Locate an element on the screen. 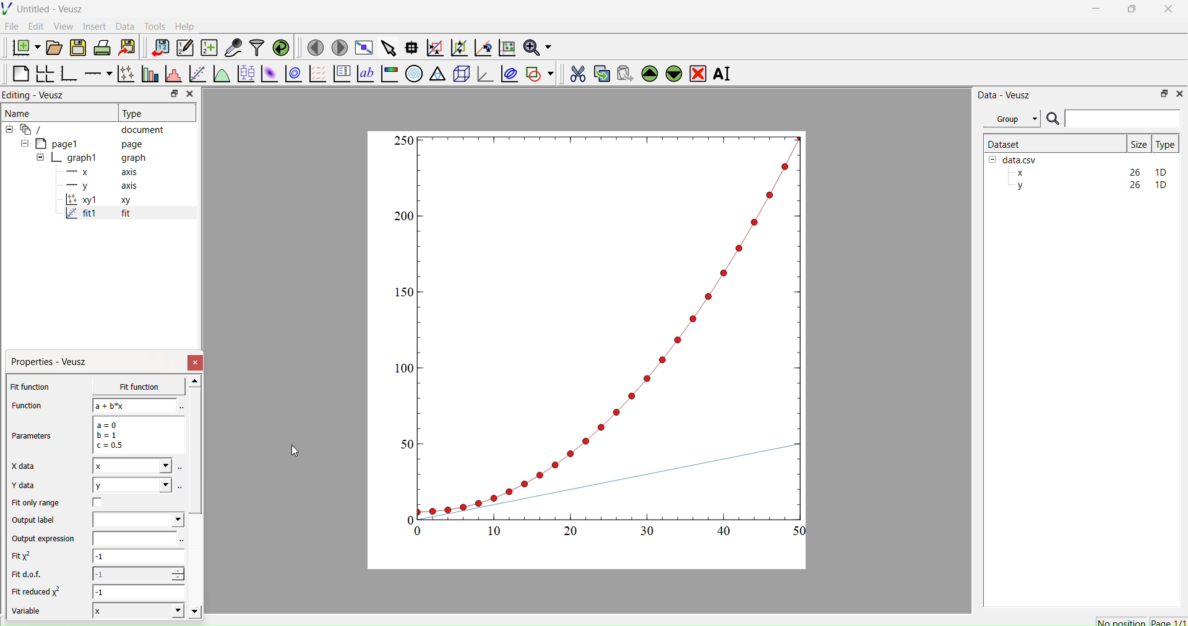 The height and width of the screenshot is (626, 1188). Plot a 2d dataset as image is located at coordinates (269, 74).